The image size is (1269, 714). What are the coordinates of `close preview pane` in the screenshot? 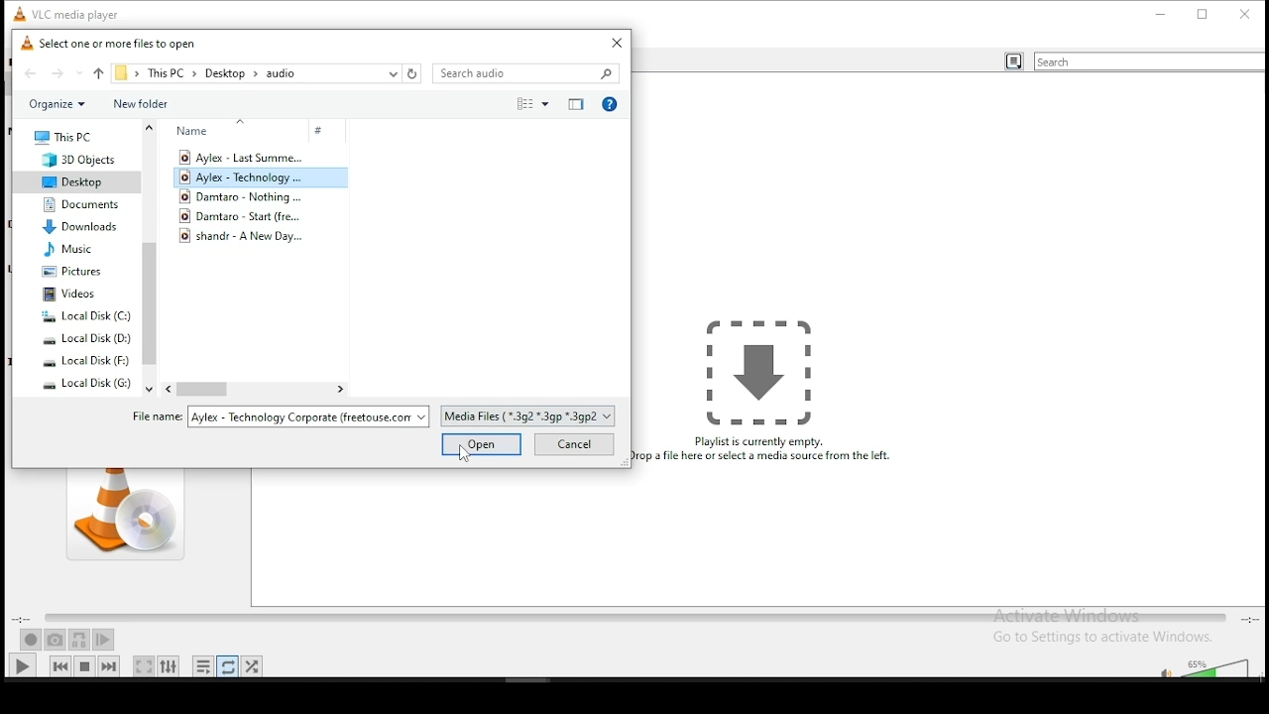 It's located at (575, 102).